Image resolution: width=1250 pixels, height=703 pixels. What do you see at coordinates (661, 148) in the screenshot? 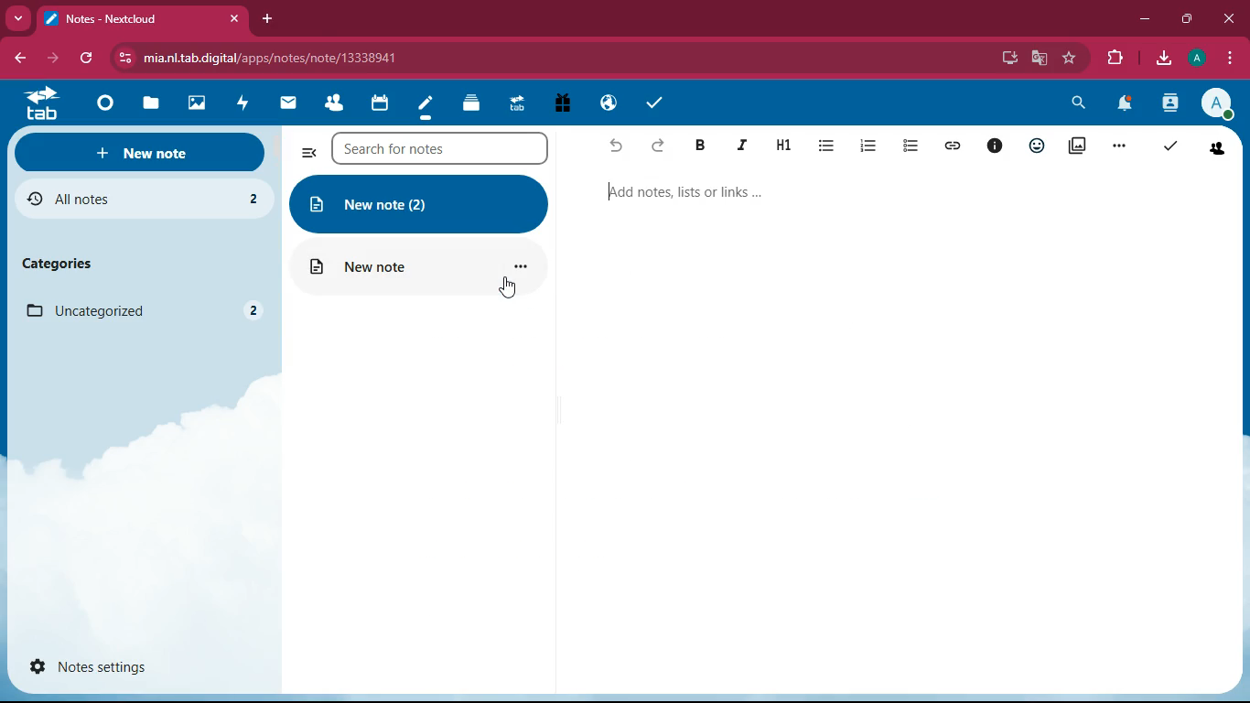
I see `forward` at bounding box center [661, 148].